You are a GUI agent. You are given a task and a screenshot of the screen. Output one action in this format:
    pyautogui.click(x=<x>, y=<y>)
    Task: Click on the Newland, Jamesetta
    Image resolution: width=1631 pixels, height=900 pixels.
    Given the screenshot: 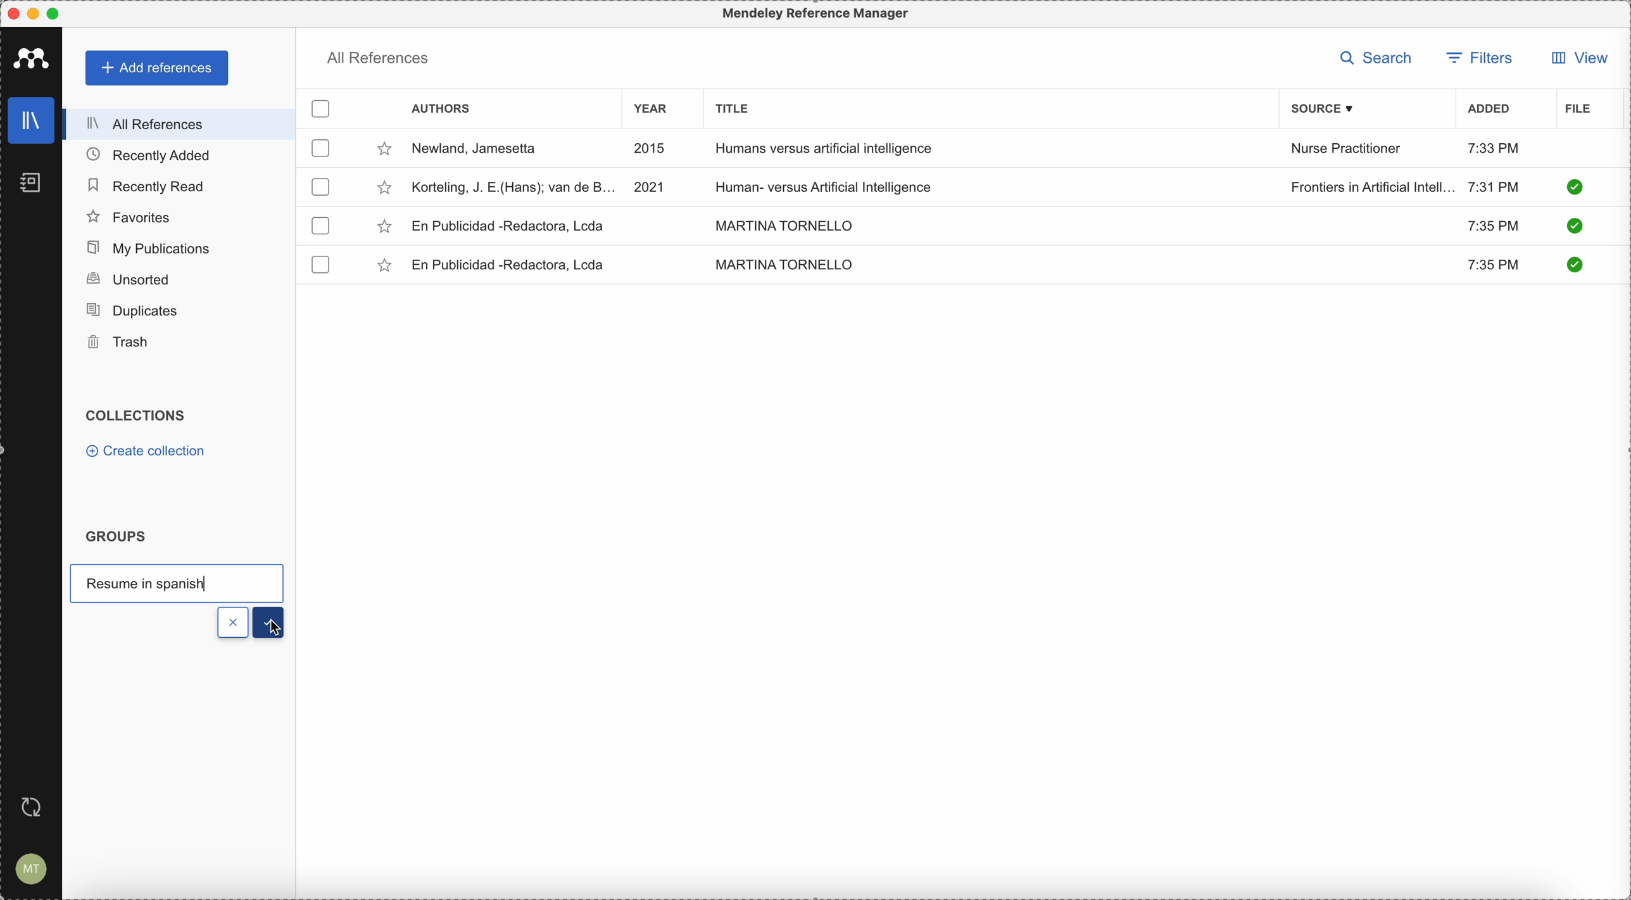 What is the action you would take?
    pyautogui.click(x=481, y=149)
    